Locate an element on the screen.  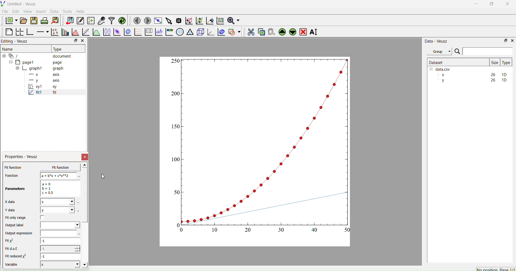
x axis is located at coordinates (44, 74).